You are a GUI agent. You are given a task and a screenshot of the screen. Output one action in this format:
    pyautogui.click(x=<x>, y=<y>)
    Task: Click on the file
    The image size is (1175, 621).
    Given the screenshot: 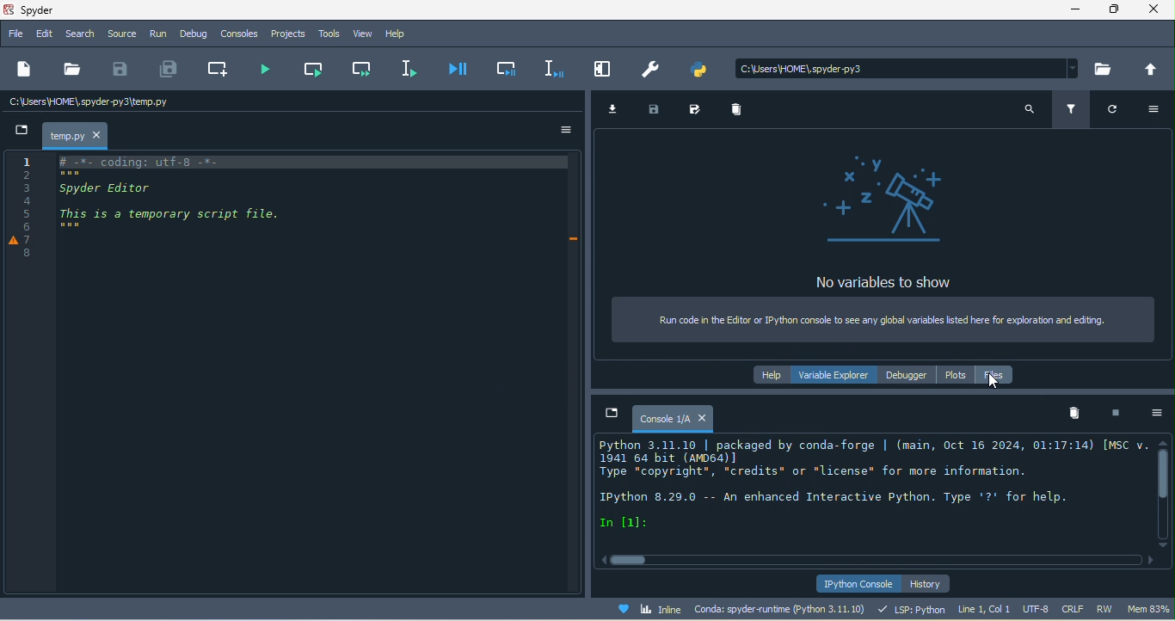 What is the action you would take?
    pyautogui.click(x=13, y=36)
    